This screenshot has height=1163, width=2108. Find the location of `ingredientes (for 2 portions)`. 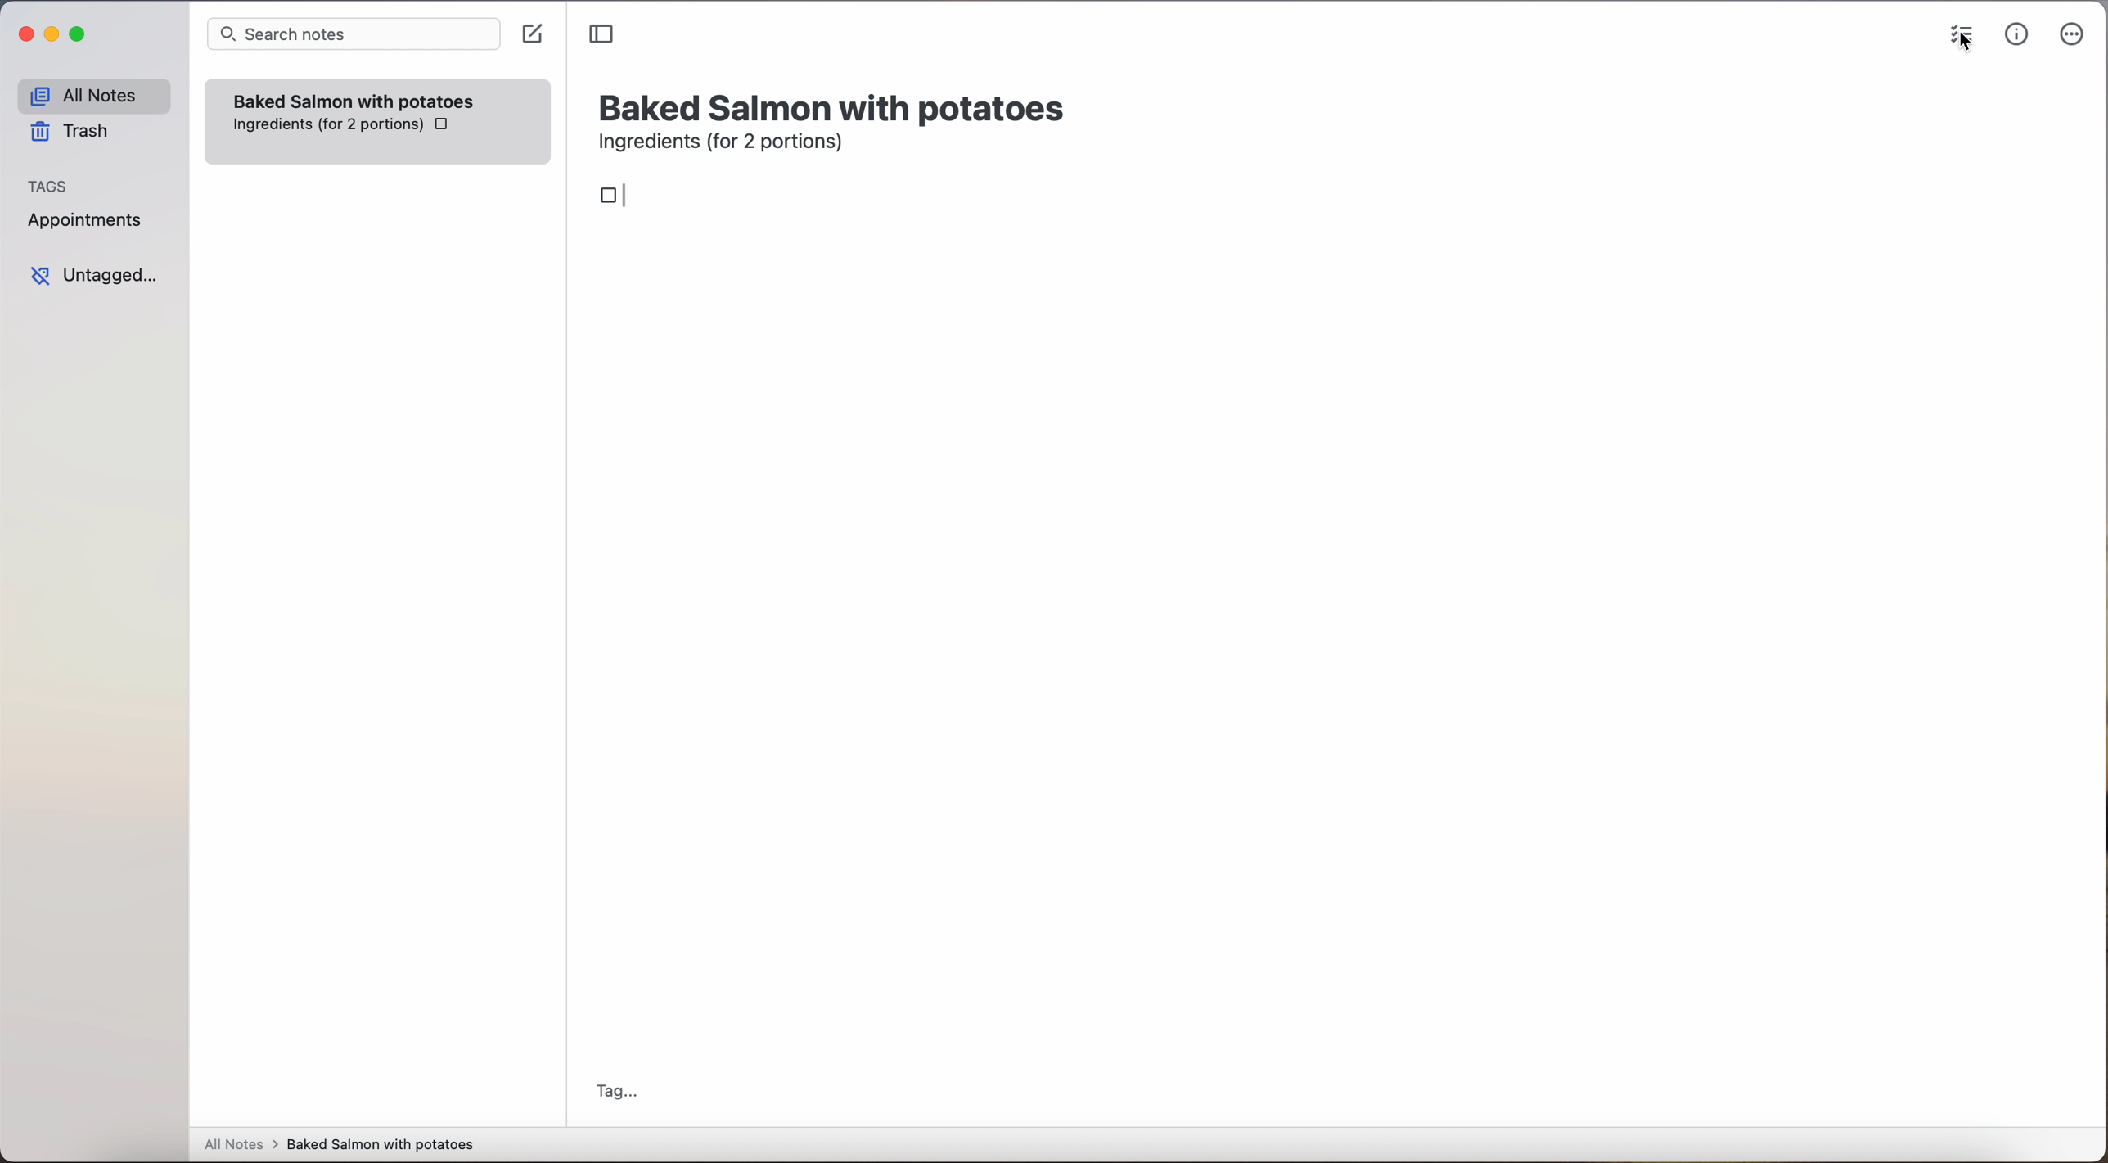

ingredientes (for 2 portions) is located at coordinates (326, 125).